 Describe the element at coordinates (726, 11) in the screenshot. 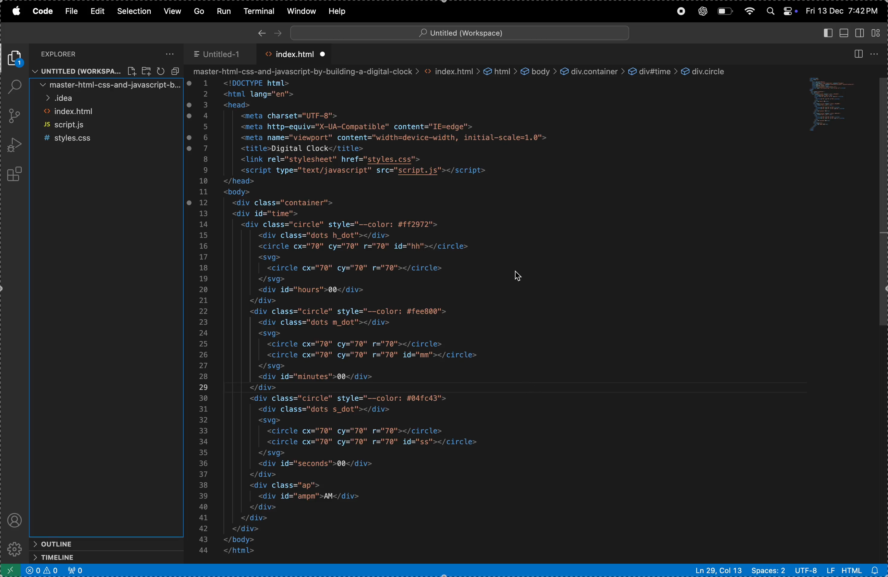

I see `battery` at that location.